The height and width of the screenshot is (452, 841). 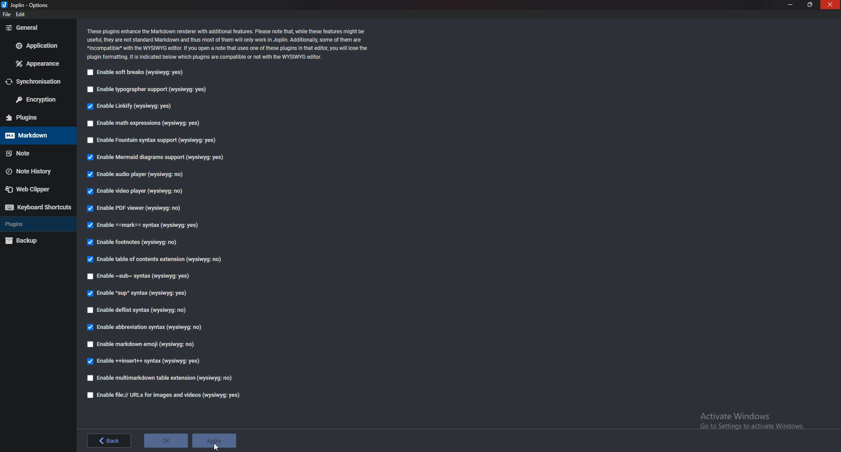 I want to click on Enable video player, so click(x=136, y=191).